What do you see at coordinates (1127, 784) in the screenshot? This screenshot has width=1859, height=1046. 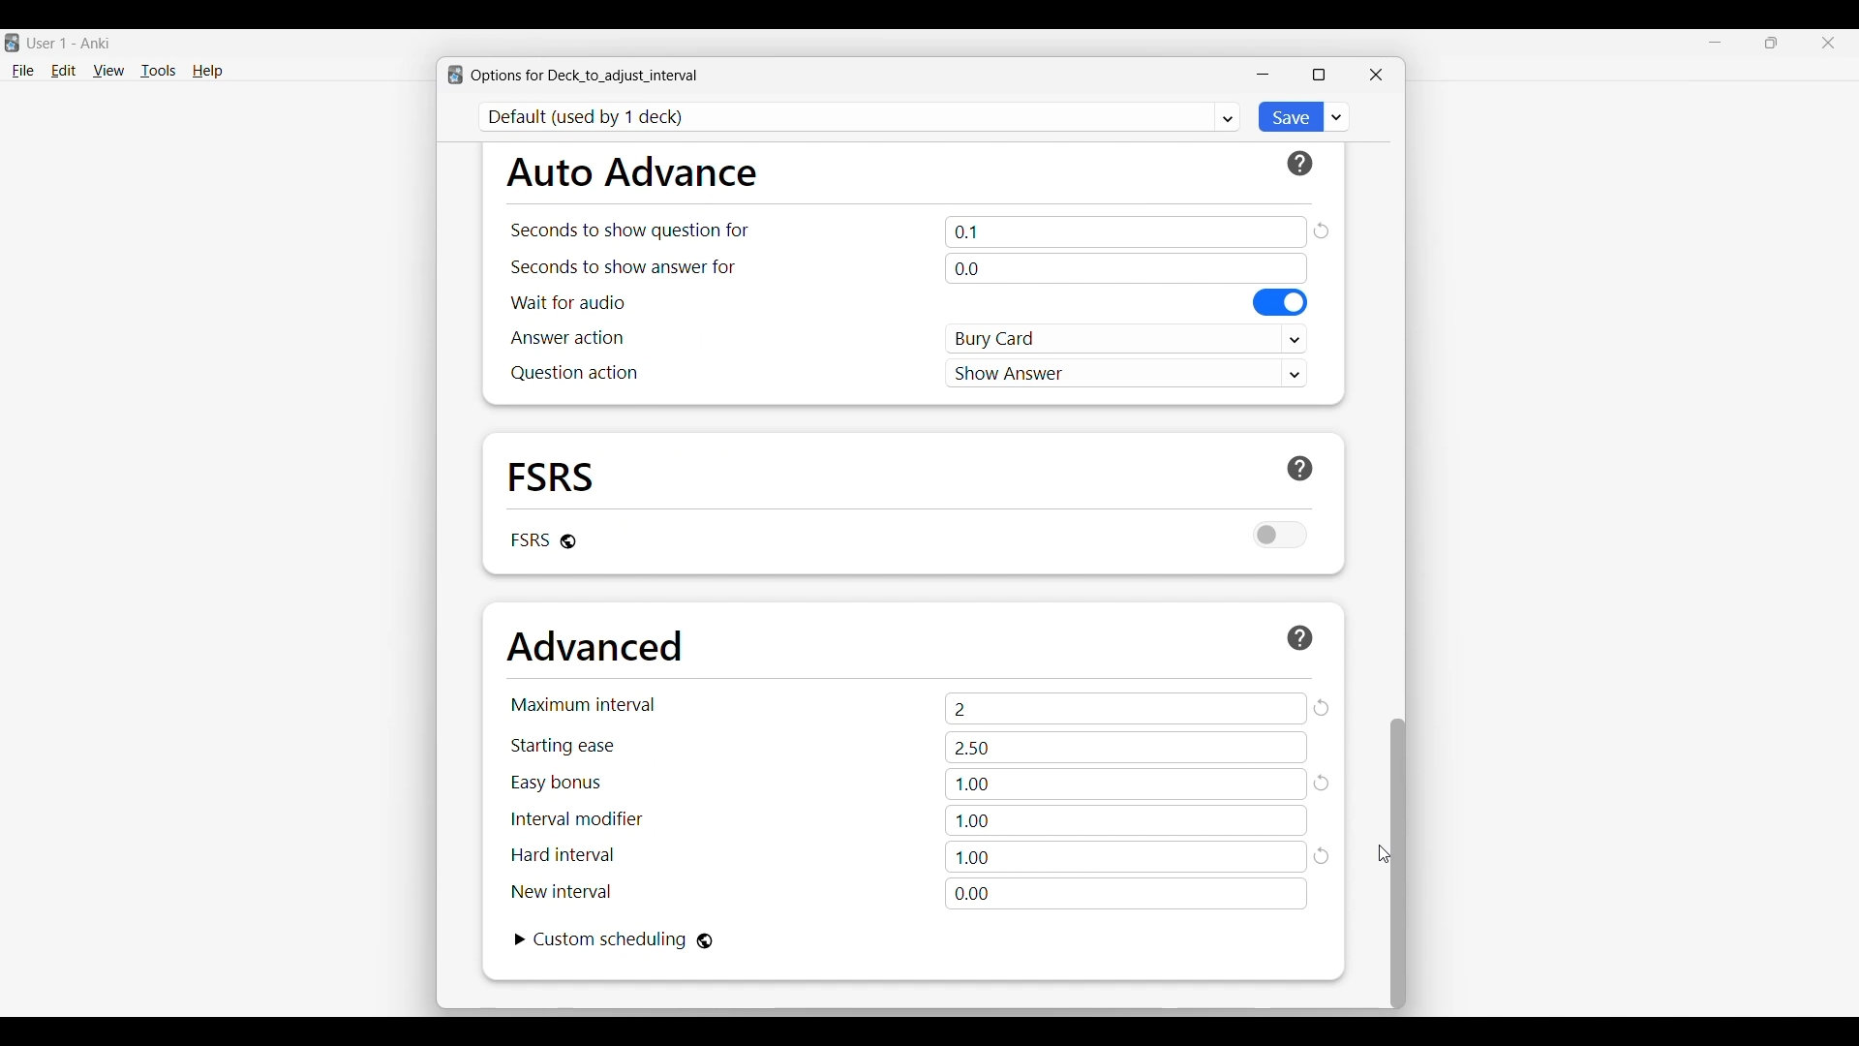 I see `1.00` at bounding box center [1127, 784].